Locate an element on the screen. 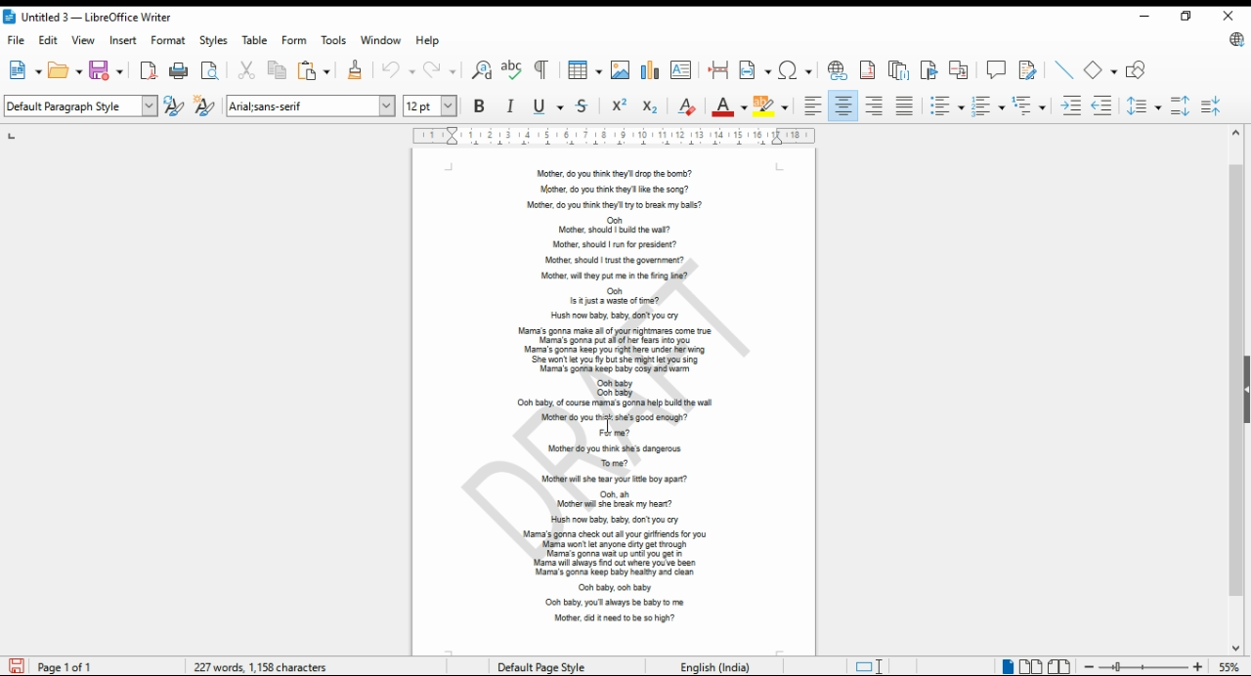 The image size is (1251, 676). update selected style is located at coordinates (175, 106).